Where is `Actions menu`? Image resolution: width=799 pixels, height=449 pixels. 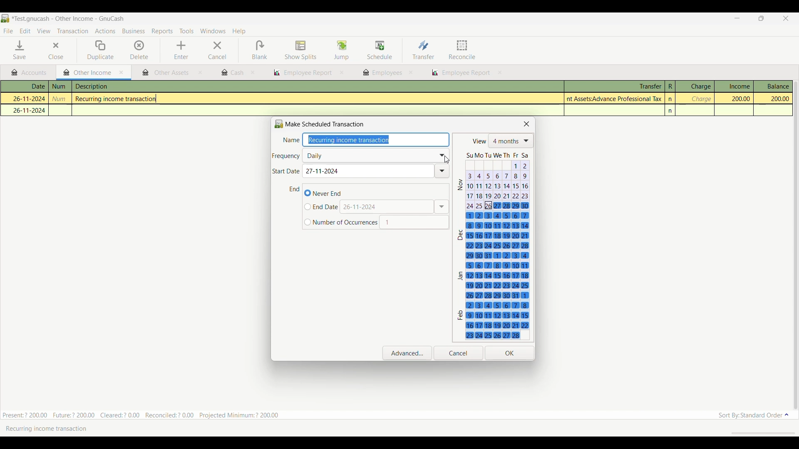 Actions menu is located at coordinates (105, 32).